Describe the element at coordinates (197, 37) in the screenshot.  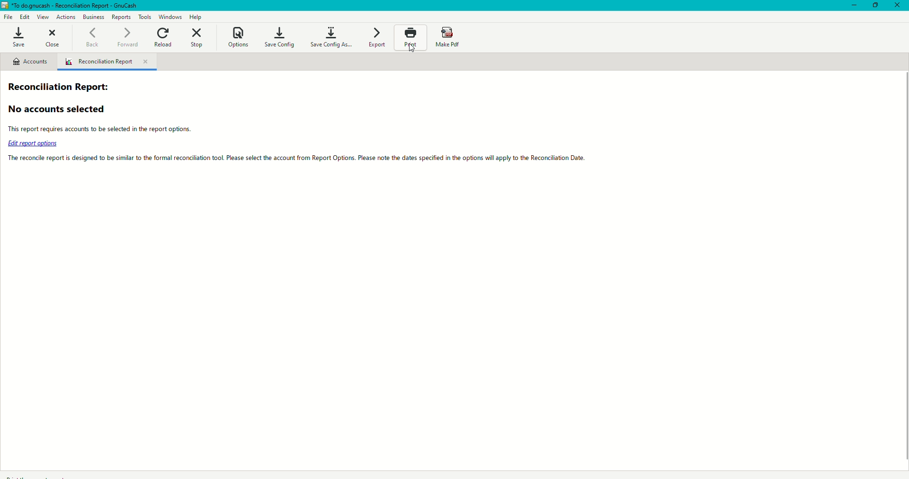
I see `Stop` at that location.